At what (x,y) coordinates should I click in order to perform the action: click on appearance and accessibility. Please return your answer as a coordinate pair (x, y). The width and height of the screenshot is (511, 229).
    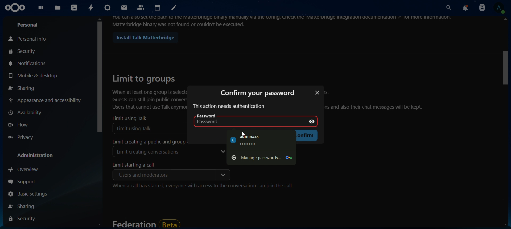
    Looking at the image, I should click on (45, 100).